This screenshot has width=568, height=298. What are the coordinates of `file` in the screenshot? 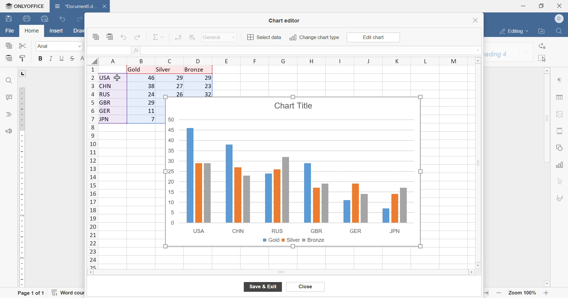 It's located at (10, 31).